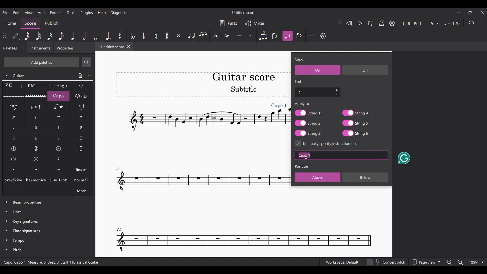 Image resolution: width=487 pixels, height=274 pixels. What do you see at coordinates (331, 143) in the screenshot?
I see `Toggle for specific instruction` at bounding box center [331, 143].